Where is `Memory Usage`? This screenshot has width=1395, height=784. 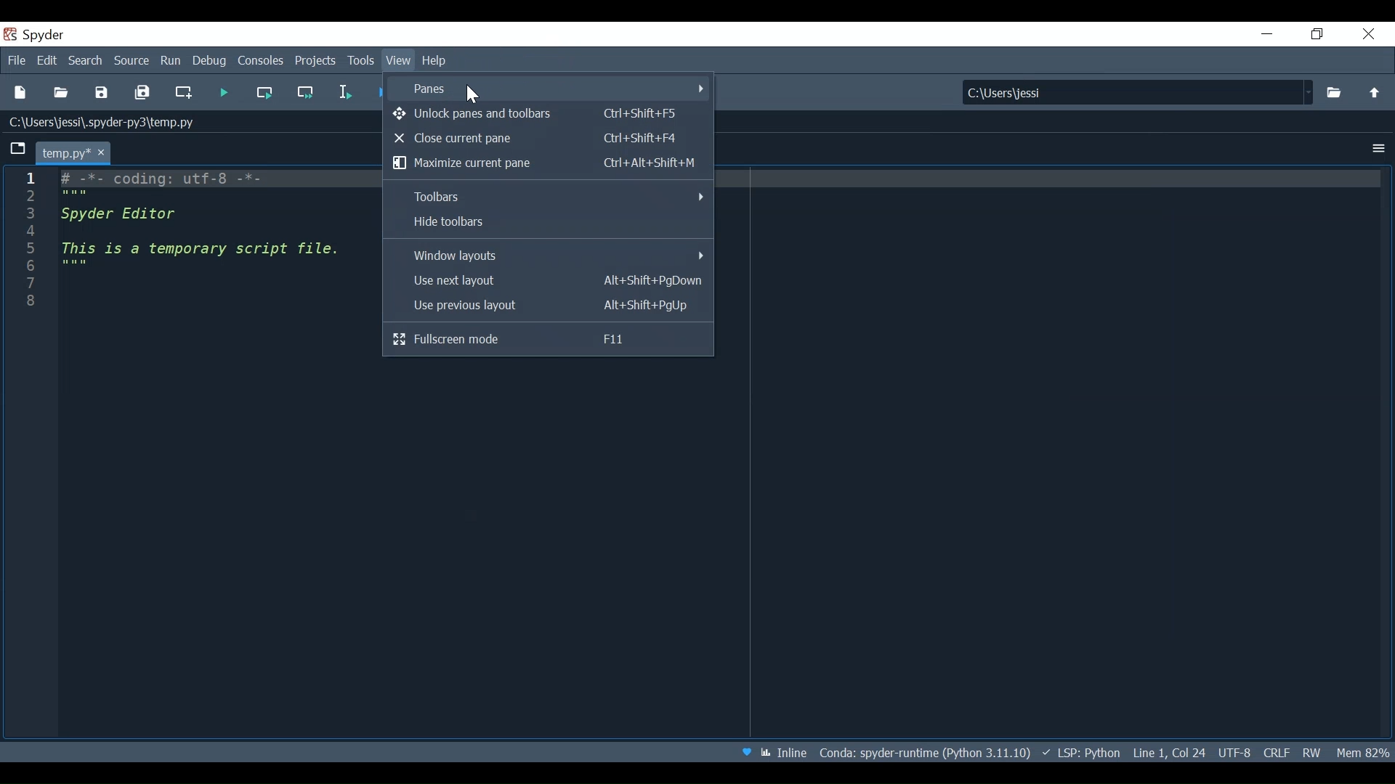
Memory Usage is located at coordinates (1362, 750).